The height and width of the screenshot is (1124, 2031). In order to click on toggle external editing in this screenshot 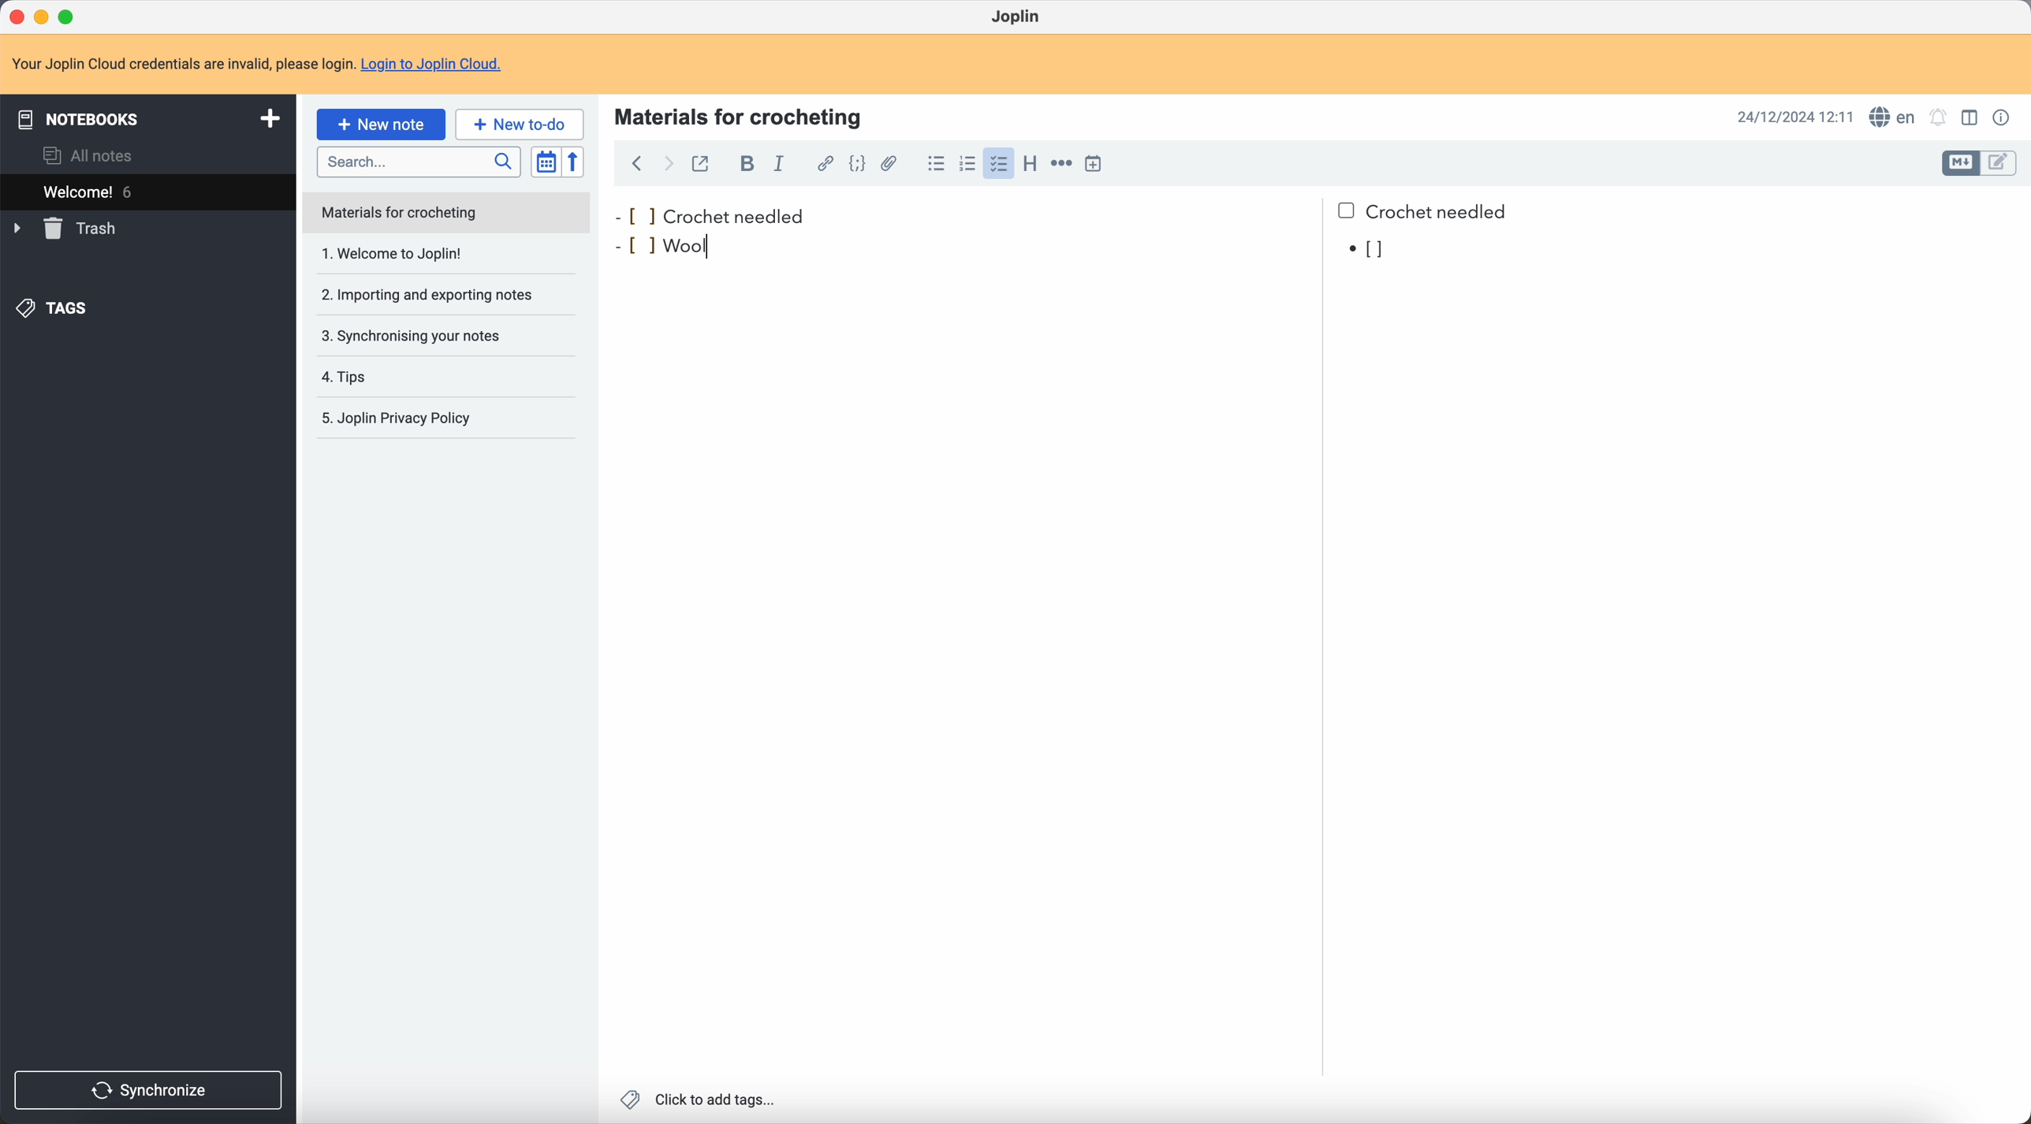, I will do `click(702, 168)`.